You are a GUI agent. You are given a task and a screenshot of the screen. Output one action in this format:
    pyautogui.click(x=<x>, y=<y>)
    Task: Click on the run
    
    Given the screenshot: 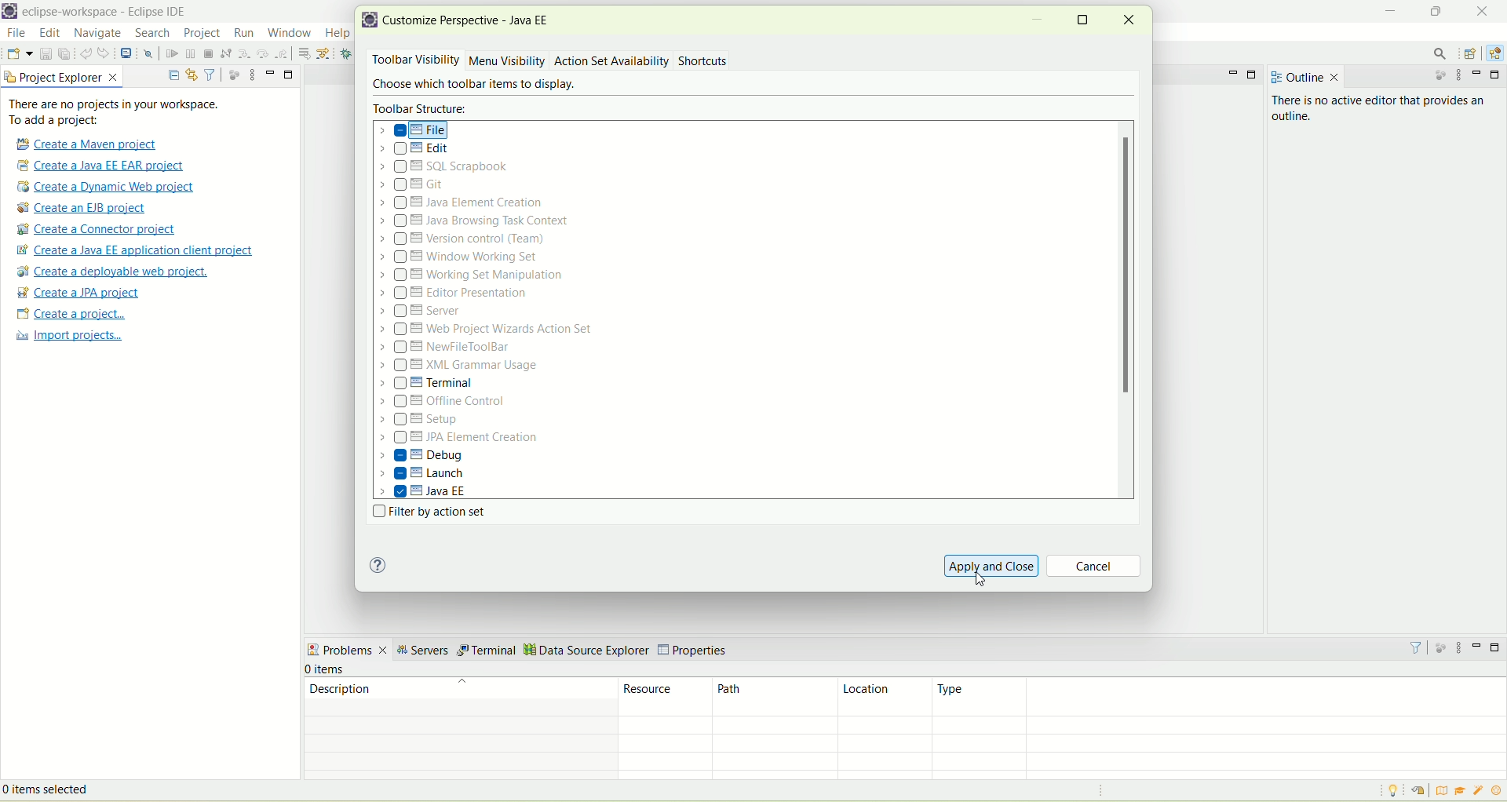 What is the action you would take?
    pyautogui.click(x=246, y=32)
    